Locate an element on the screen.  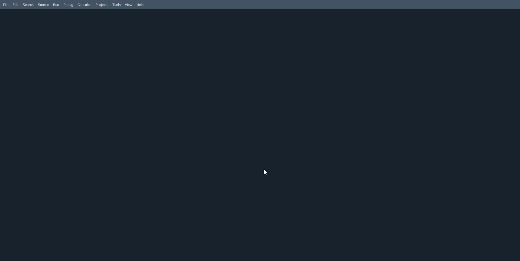
Help is located at coordinates (140, 5).